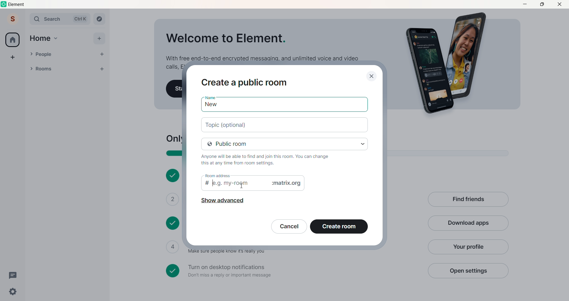 The height and width of the screenshot is (301, 569). Describe the element at coordinates (542, 4) in the screenshot. I see `Maximize` at that location.